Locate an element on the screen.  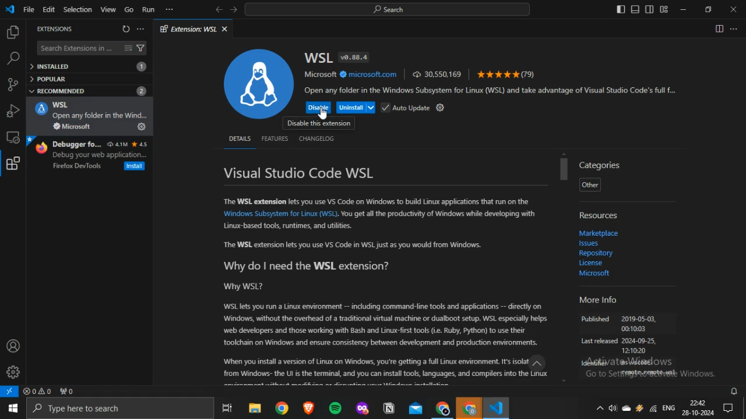
notifications is located at coordinates (735, 391).